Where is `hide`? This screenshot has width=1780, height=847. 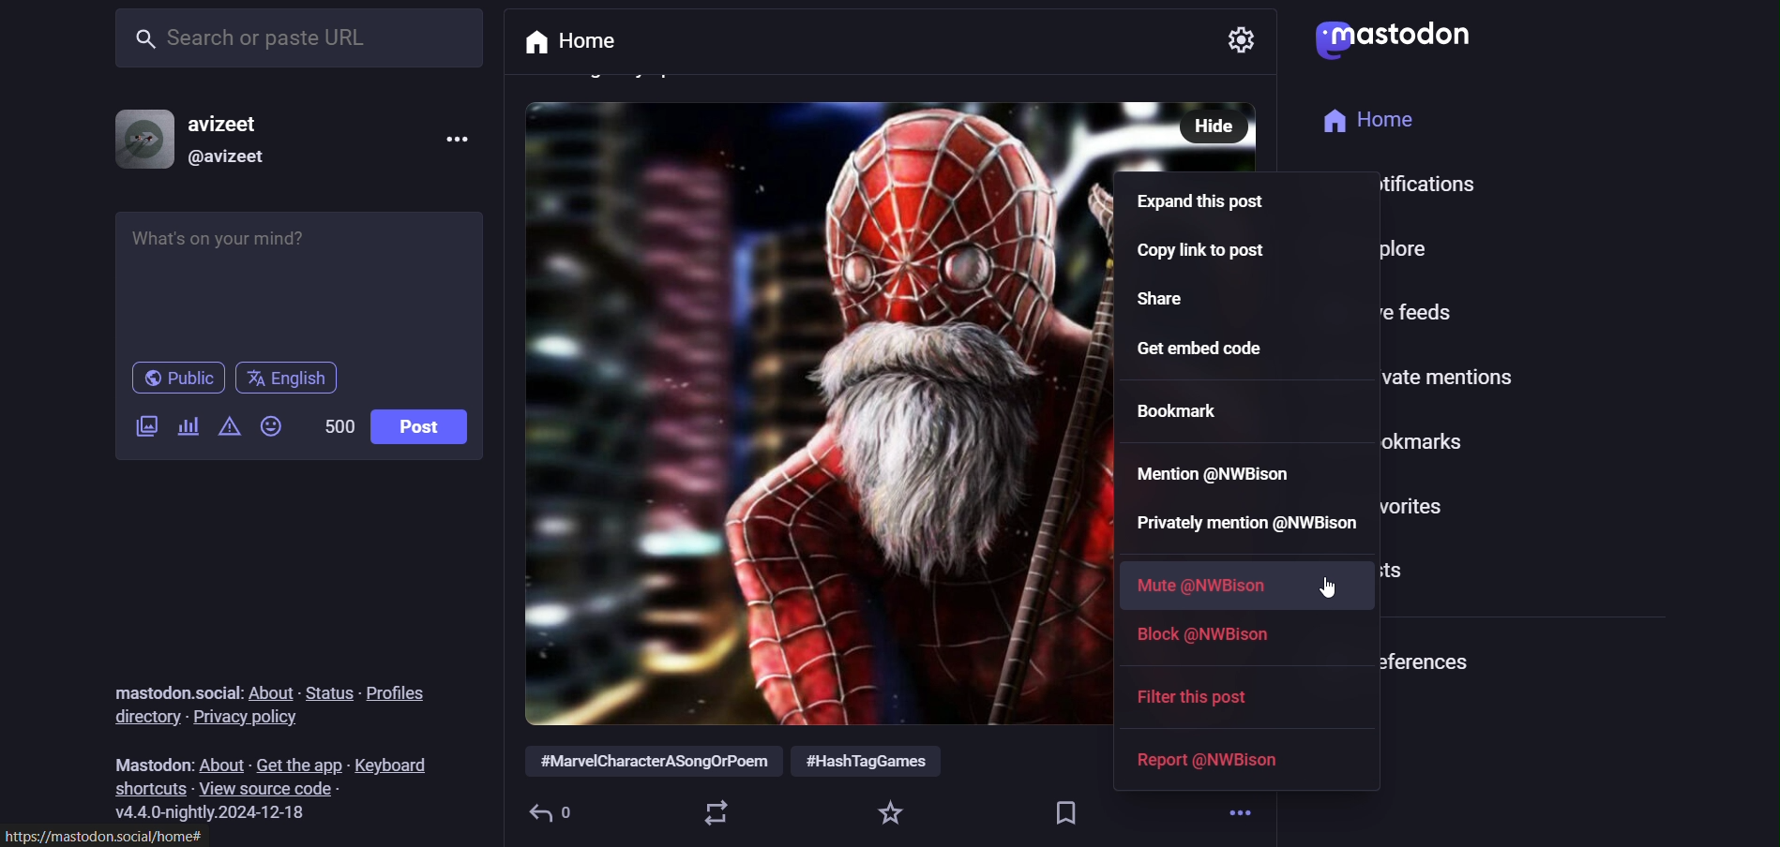
hide is located at coordinates (1201, 122).